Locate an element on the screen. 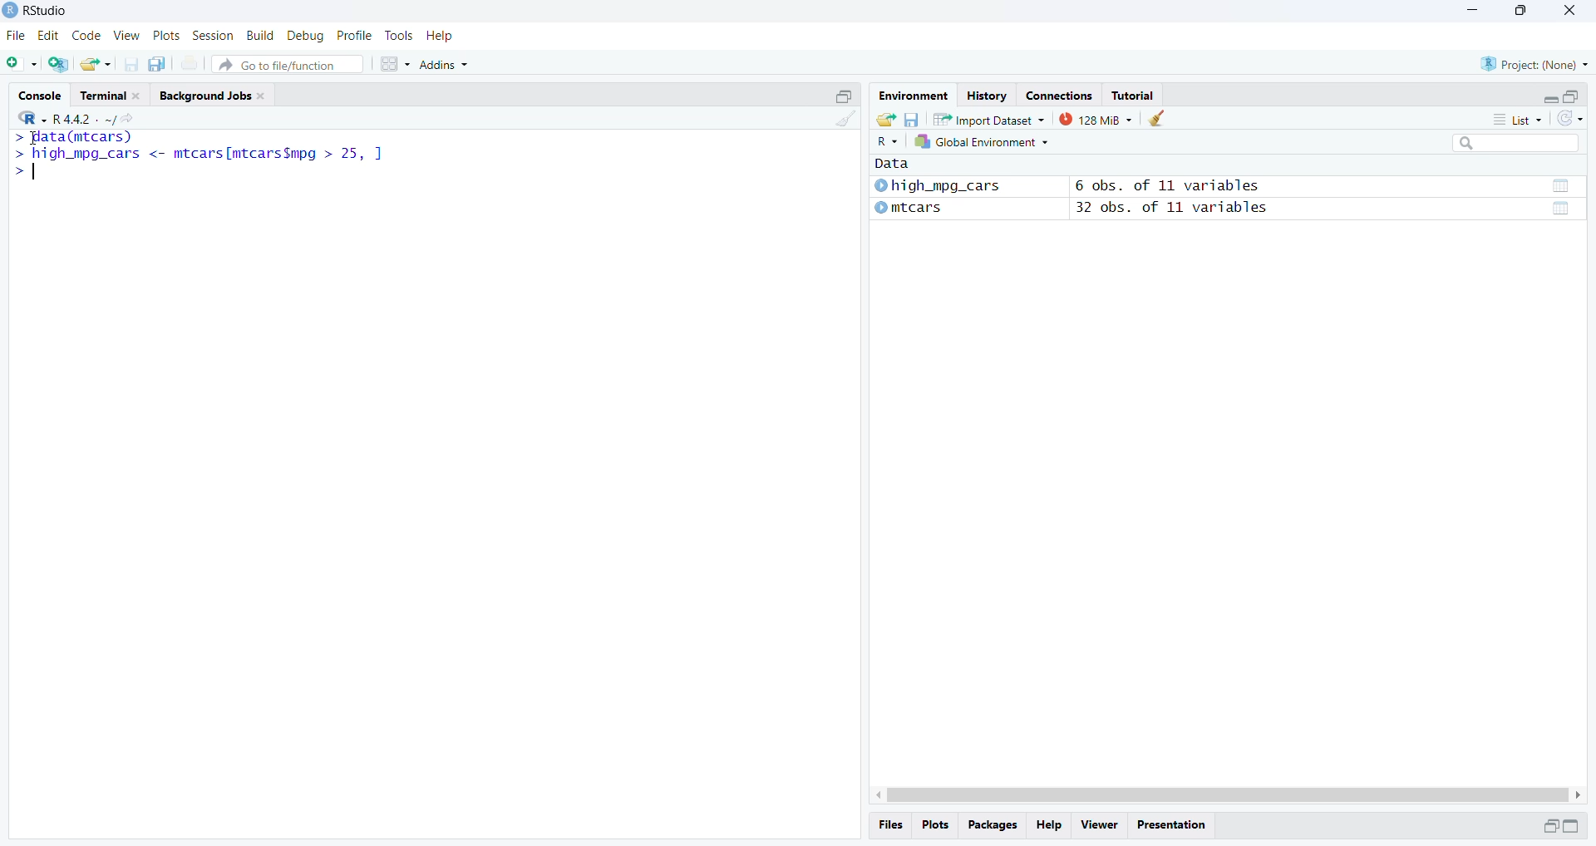 The height and width of the screenshot is (846, 1596). create a project is located at coordinates (61, 64).